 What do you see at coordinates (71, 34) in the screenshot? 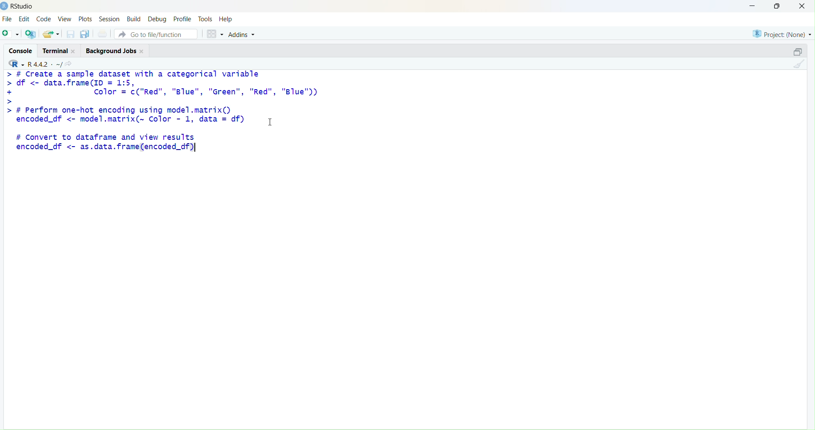
I see `save` at bounding box center [71, 34].